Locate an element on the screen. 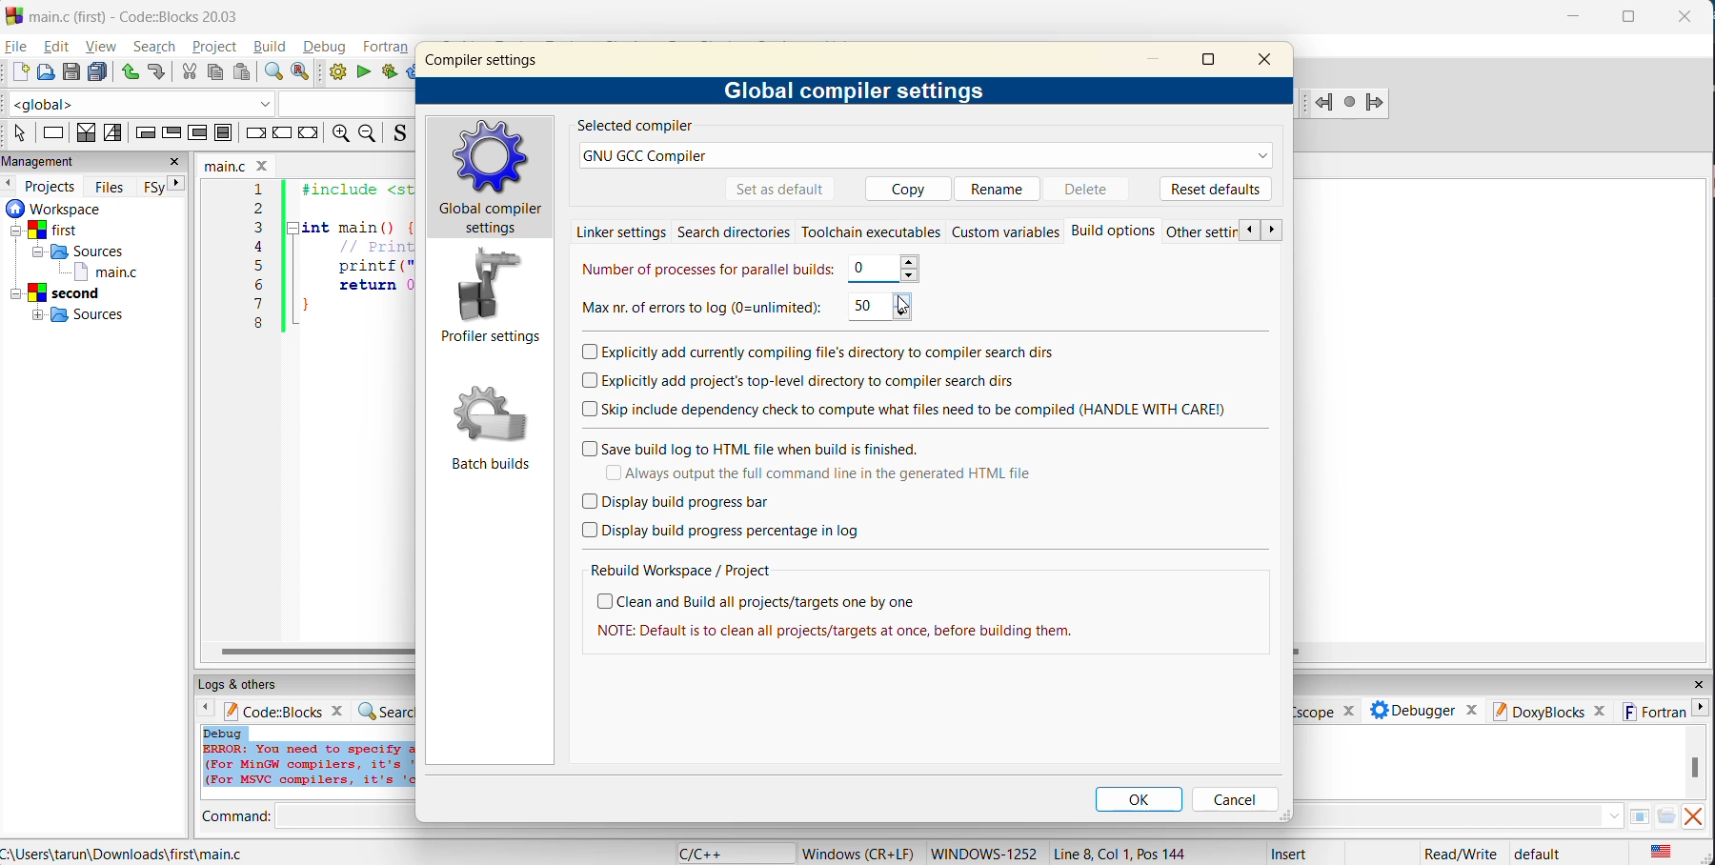 This screenshot has width=1715, height=865. maximize is located at coordinates (1628, 16).